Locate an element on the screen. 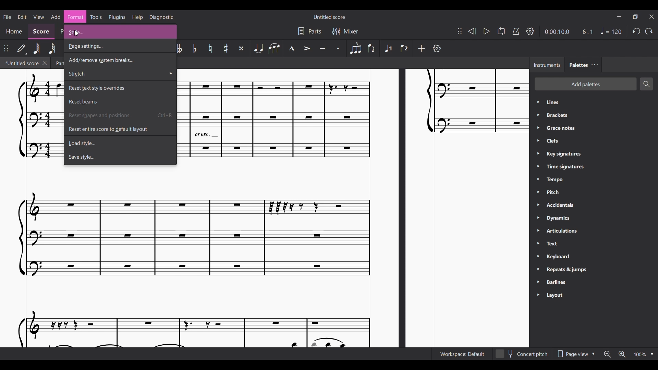 This screenshot has height=370, width=658. Zoom in is located at coordinates (621, 354).